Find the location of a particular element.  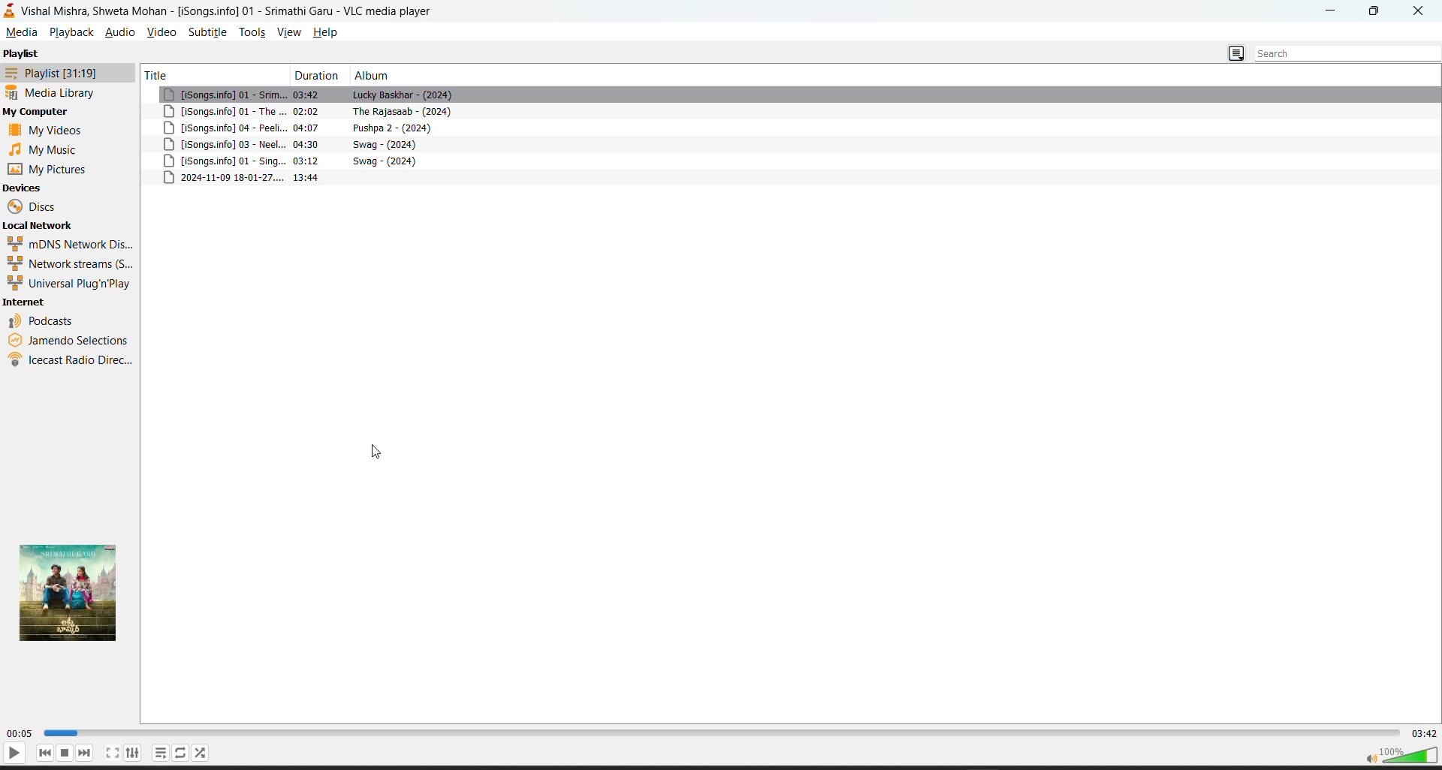

view is located at coordinates (291, 32).